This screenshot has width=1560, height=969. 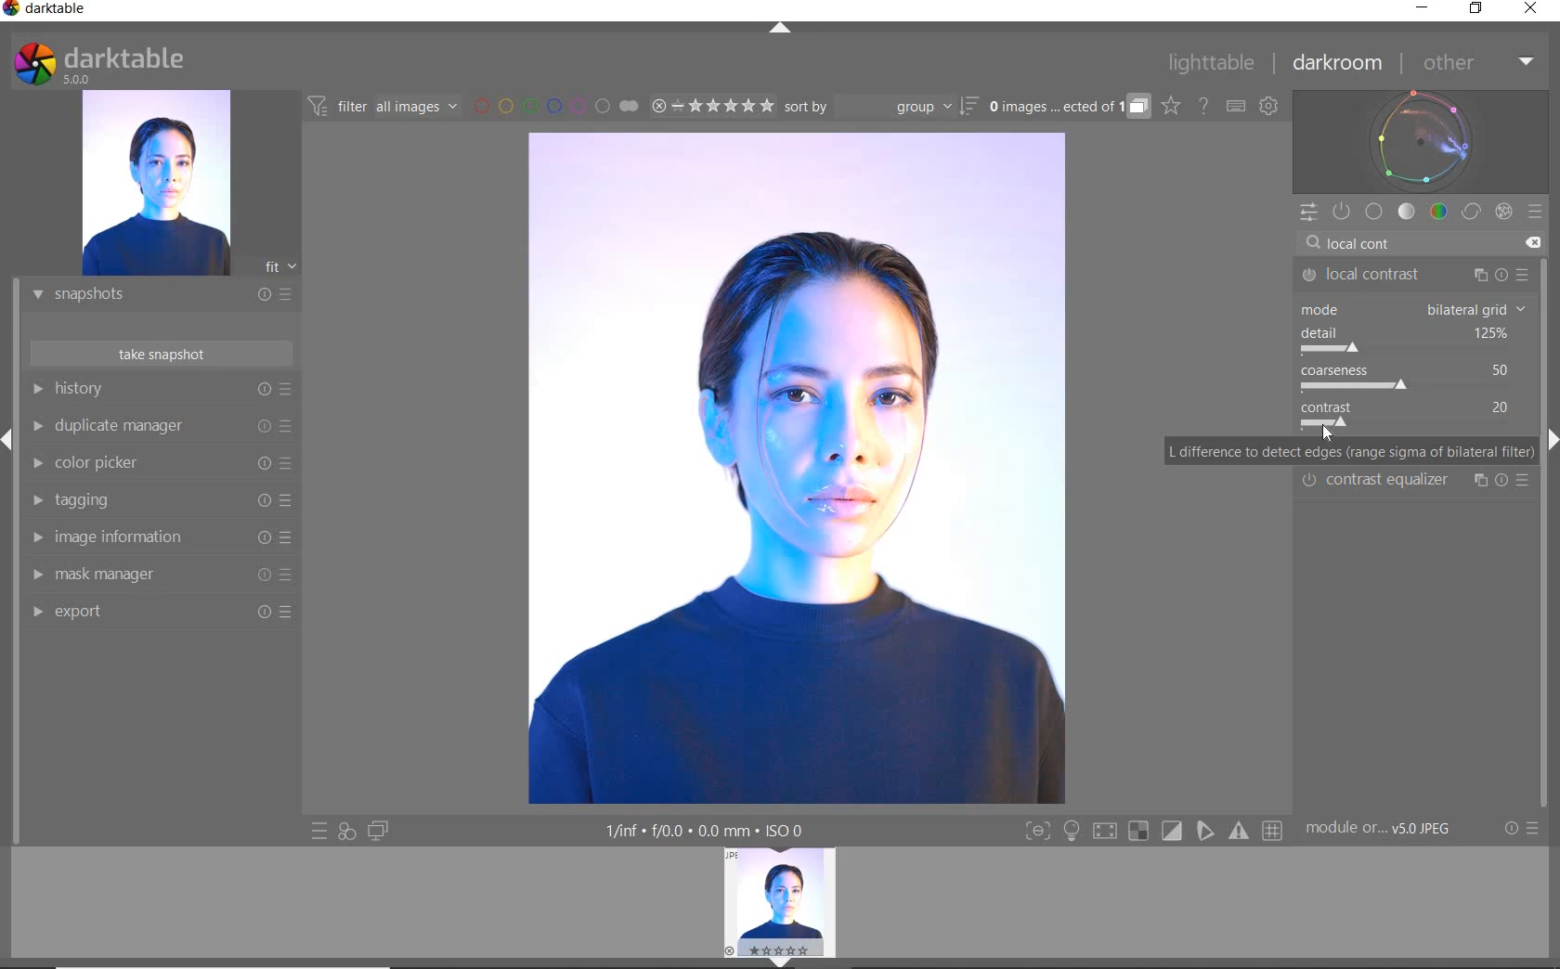 I want to click on SELECTED IMAGE, so click(x=795, y=468).